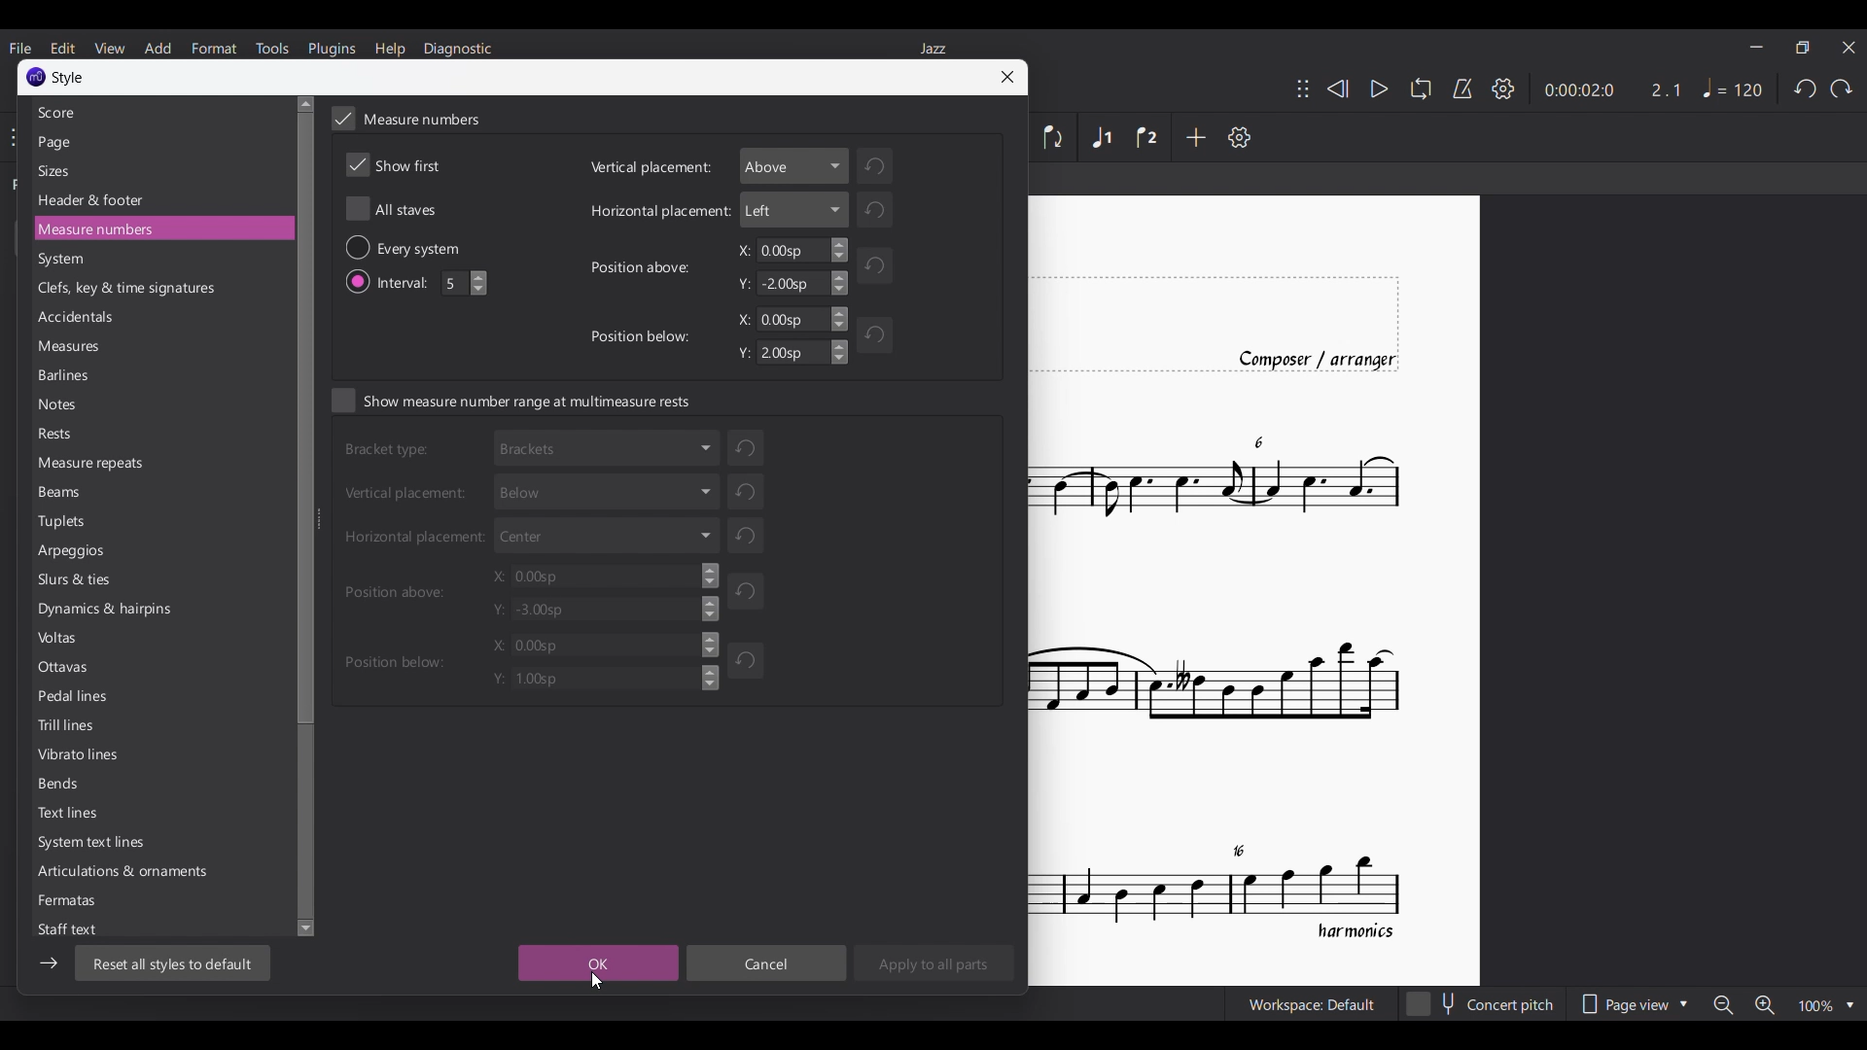 This screenshot has height=1050, width=1867. Describe the element at coordinates (795, 165) in the screenshot. I see `List options for each` at that location.